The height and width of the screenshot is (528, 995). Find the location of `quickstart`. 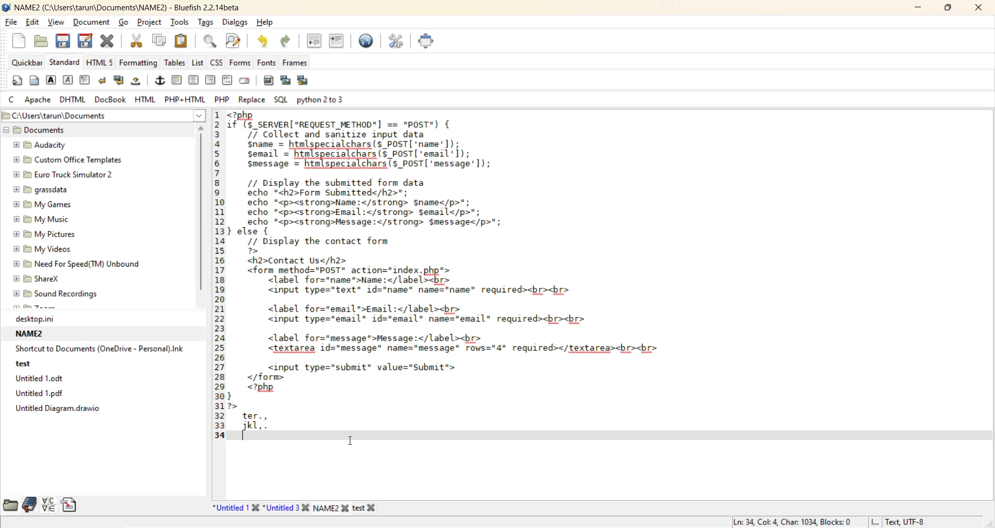

quickstart is located at coordinates (19, 81).